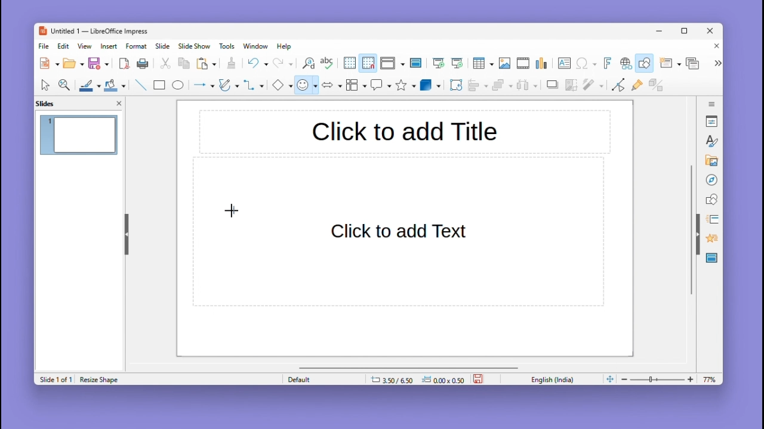  I want to click on Diamond, so click(282, 85).